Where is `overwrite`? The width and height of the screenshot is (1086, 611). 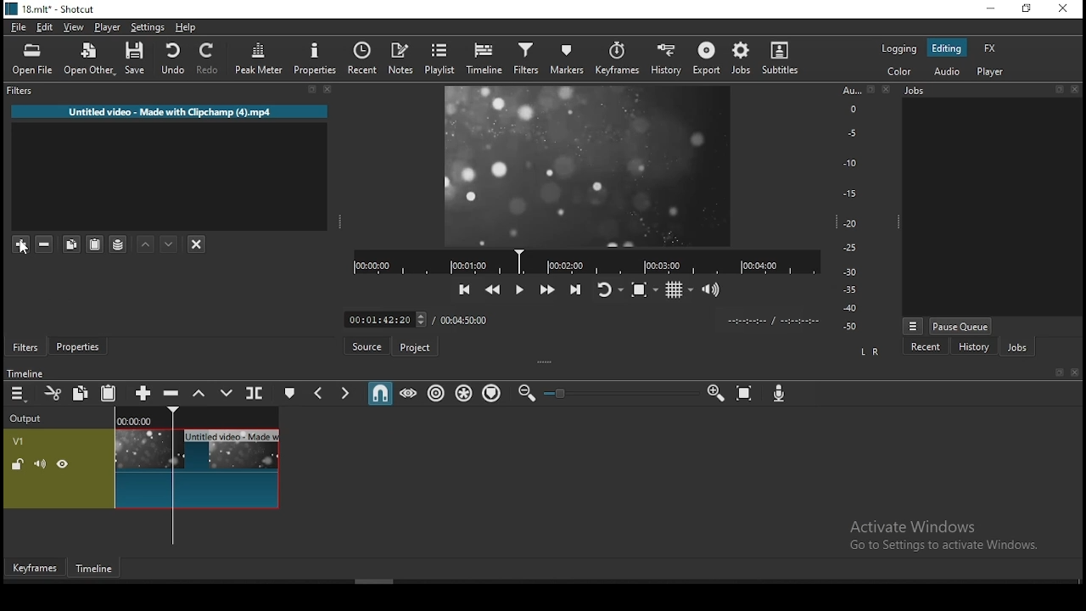
overwrite is located at coordinates (226, 392).